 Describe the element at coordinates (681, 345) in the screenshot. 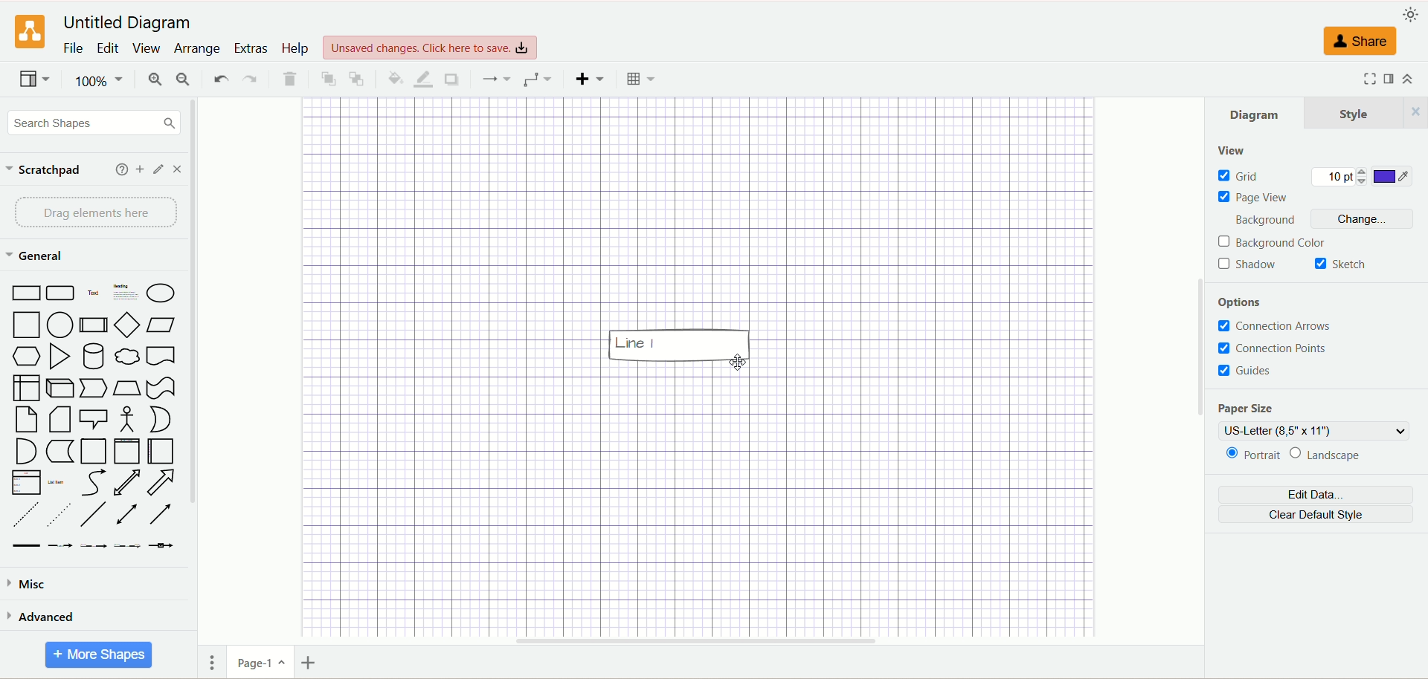

I see `` at that location.